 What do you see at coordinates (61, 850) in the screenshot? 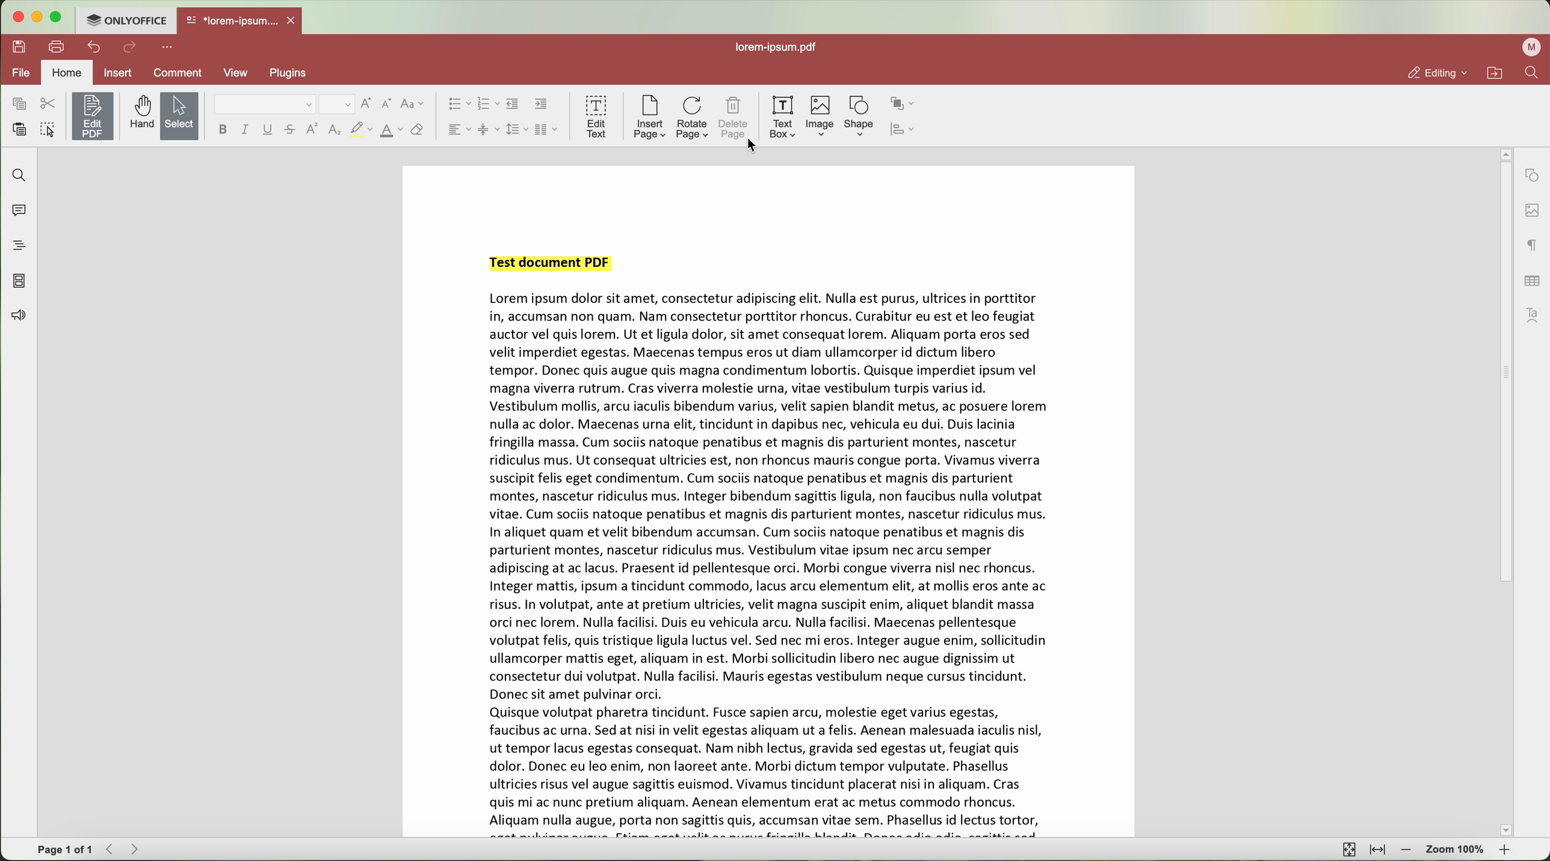
I see `page 1 of 1` at bounding box center [61, 850].